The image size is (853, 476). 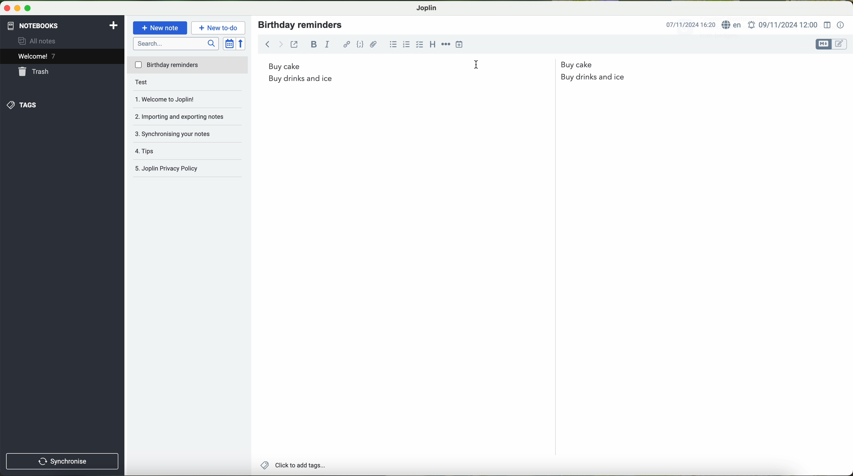 What do you see at coordinates (167, 167) in the screenshot?
I see `Joplin privacy policy` at bounding box center [167, 167].